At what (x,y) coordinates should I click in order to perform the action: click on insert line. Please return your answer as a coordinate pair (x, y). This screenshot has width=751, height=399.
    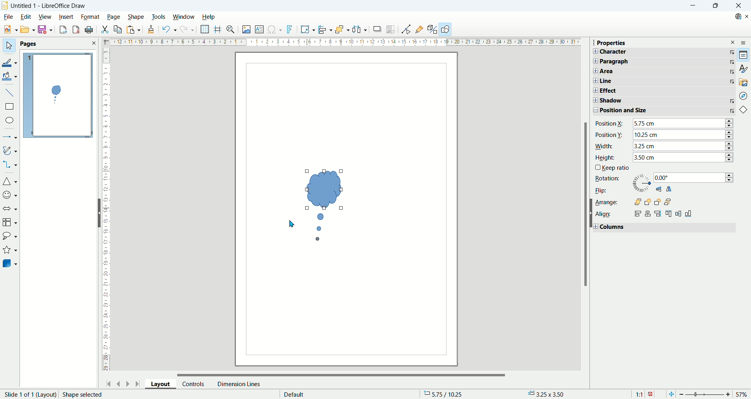
    Looking at the image, I should click on (9, 92).